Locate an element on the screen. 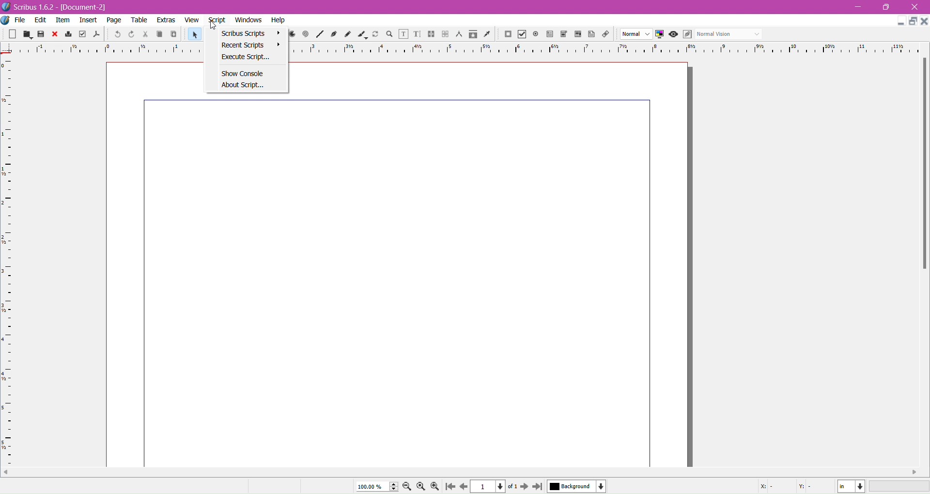 Image resolution: width=930 pixels, height=494 pixels. Redo is located at coordinates (131, 34).